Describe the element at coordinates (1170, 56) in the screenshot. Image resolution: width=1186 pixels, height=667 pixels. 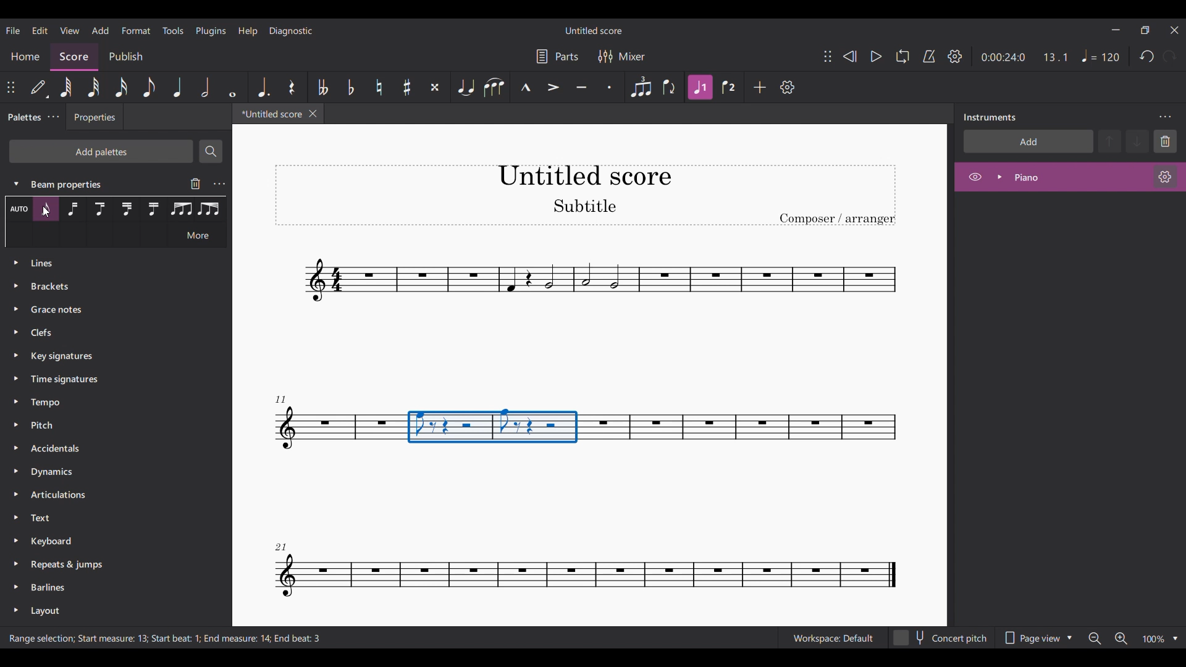
I see `Redo` at that location.